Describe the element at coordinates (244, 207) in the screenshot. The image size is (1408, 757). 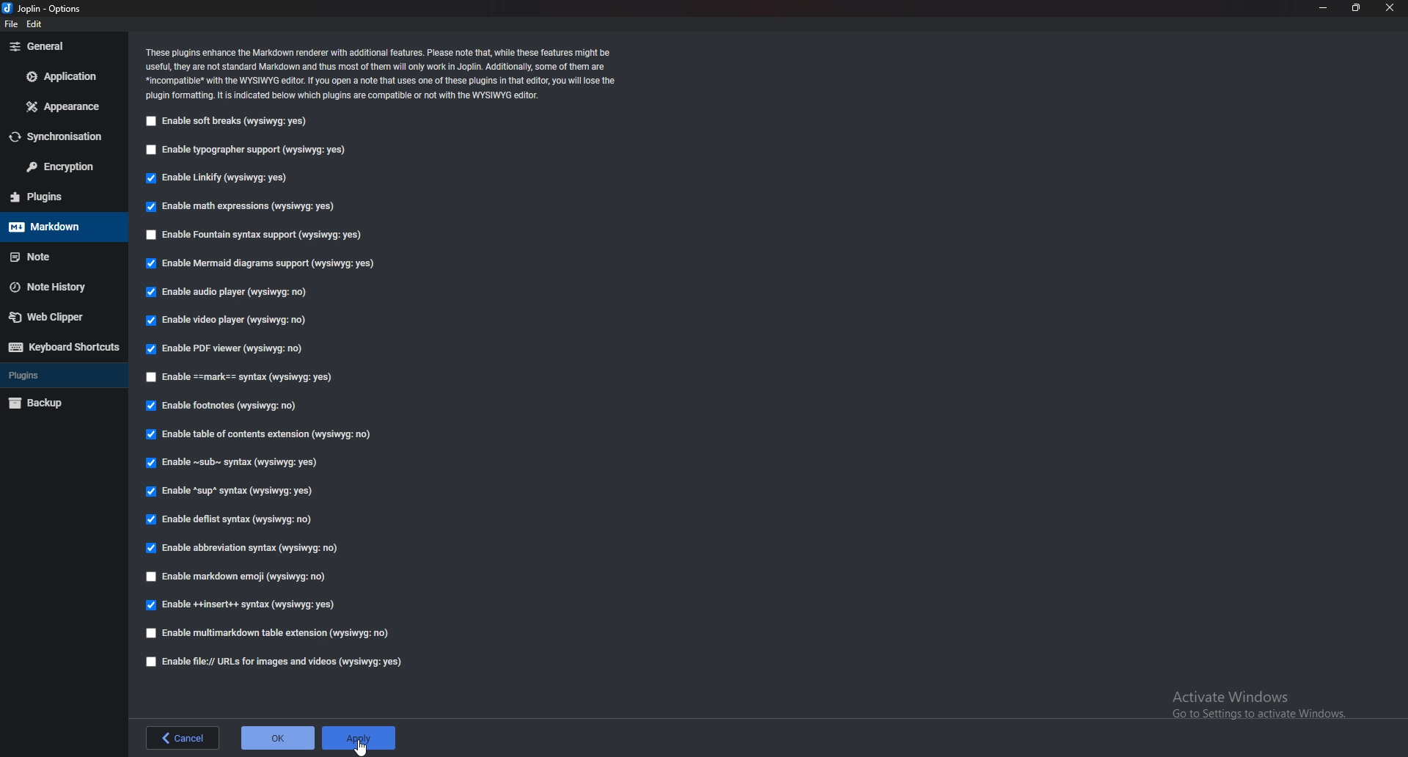
I see `enable math expressions` at that location.